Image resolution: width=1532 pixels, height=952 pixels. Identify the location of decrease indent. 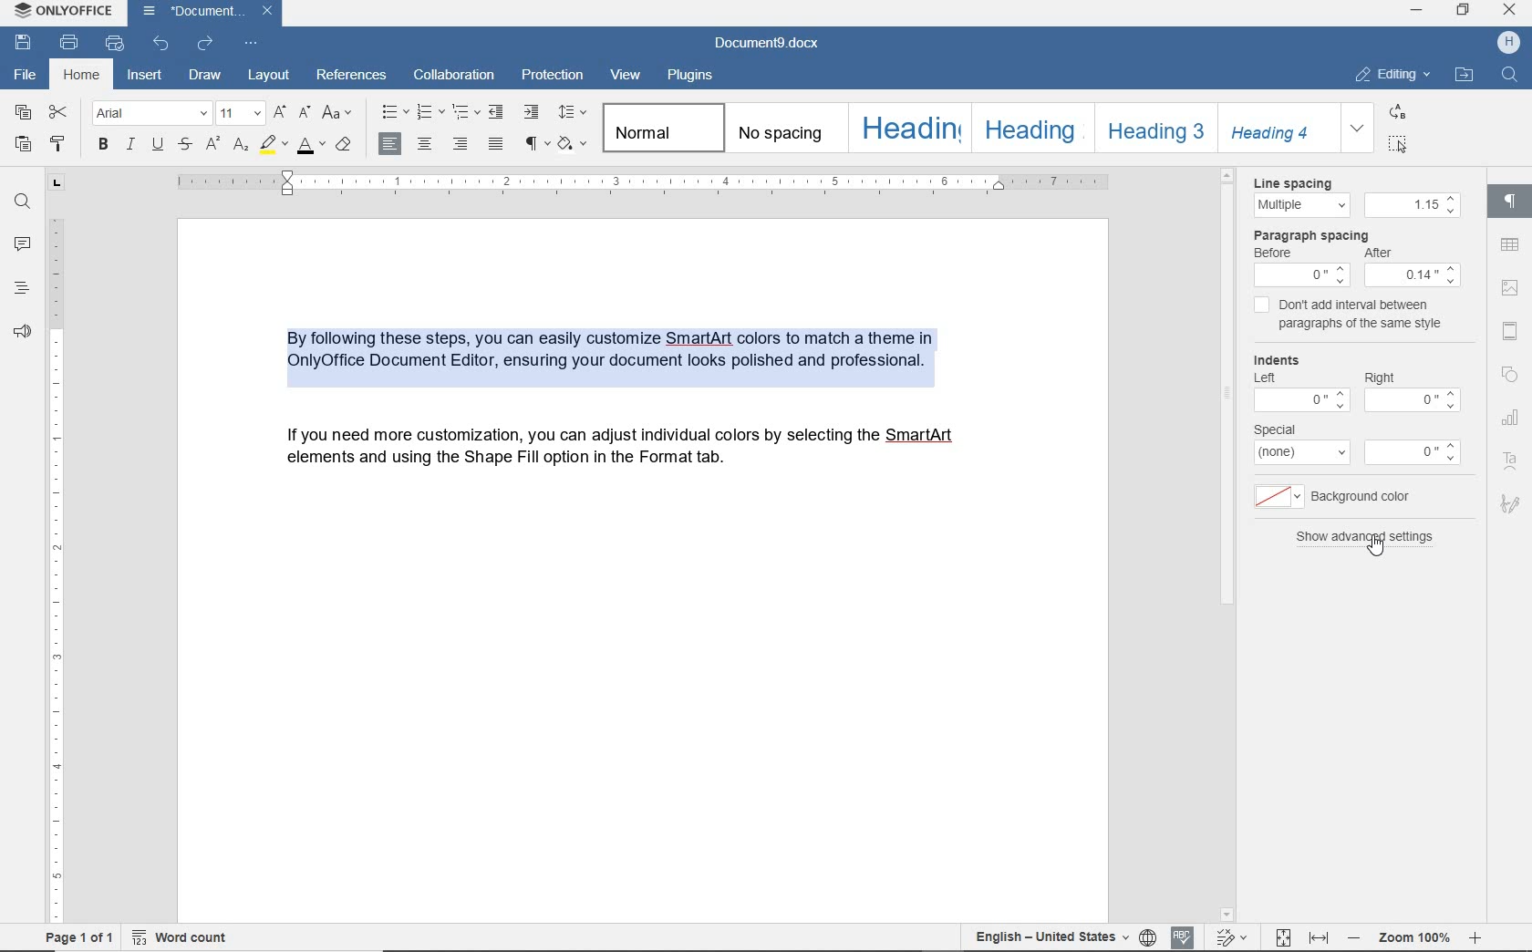
(497, 111).